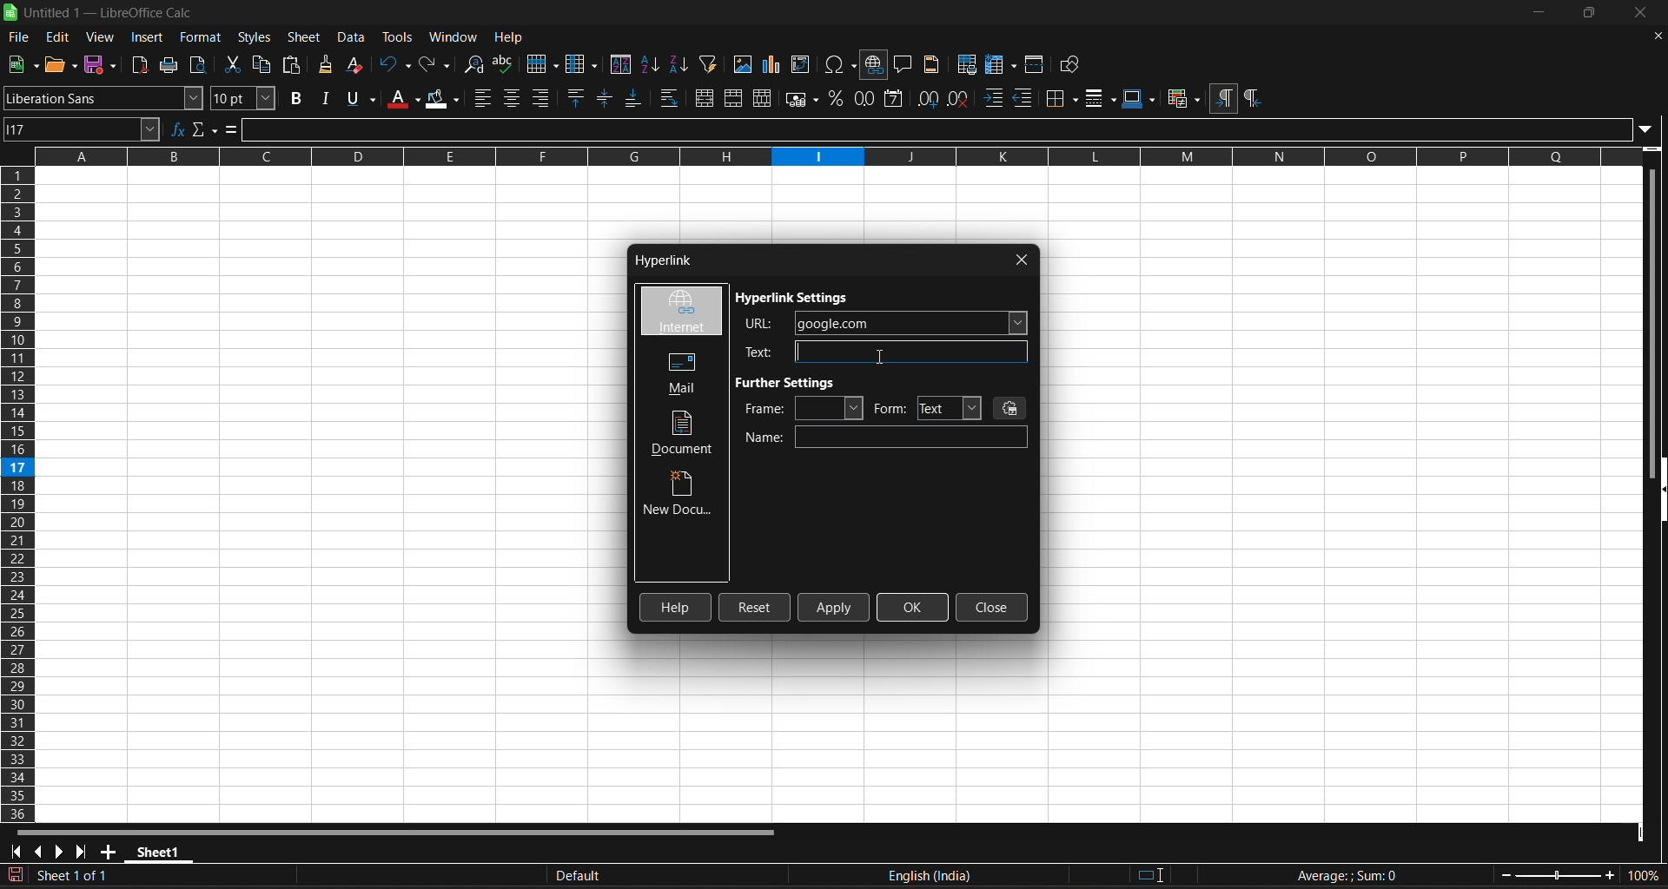 The image size is (1668, 889). Describe the element at coordinates (198, 37) in the screenshot. I see `format` at that location.